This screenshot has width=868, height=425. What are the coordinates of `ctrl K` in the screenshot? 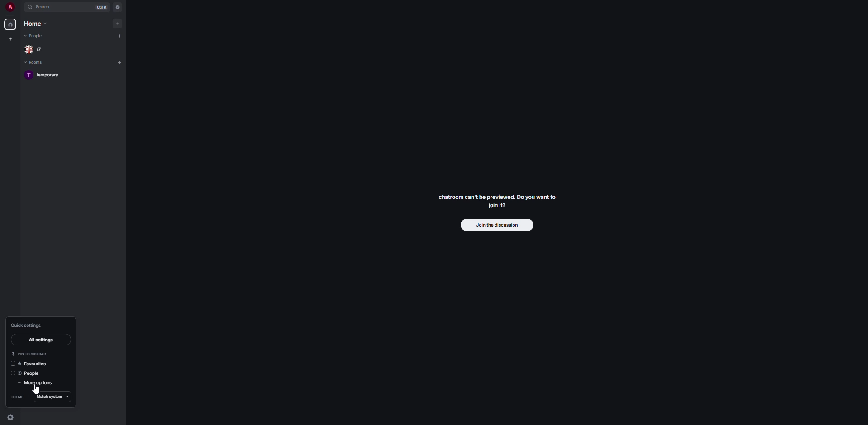 It's located at (102, 6).